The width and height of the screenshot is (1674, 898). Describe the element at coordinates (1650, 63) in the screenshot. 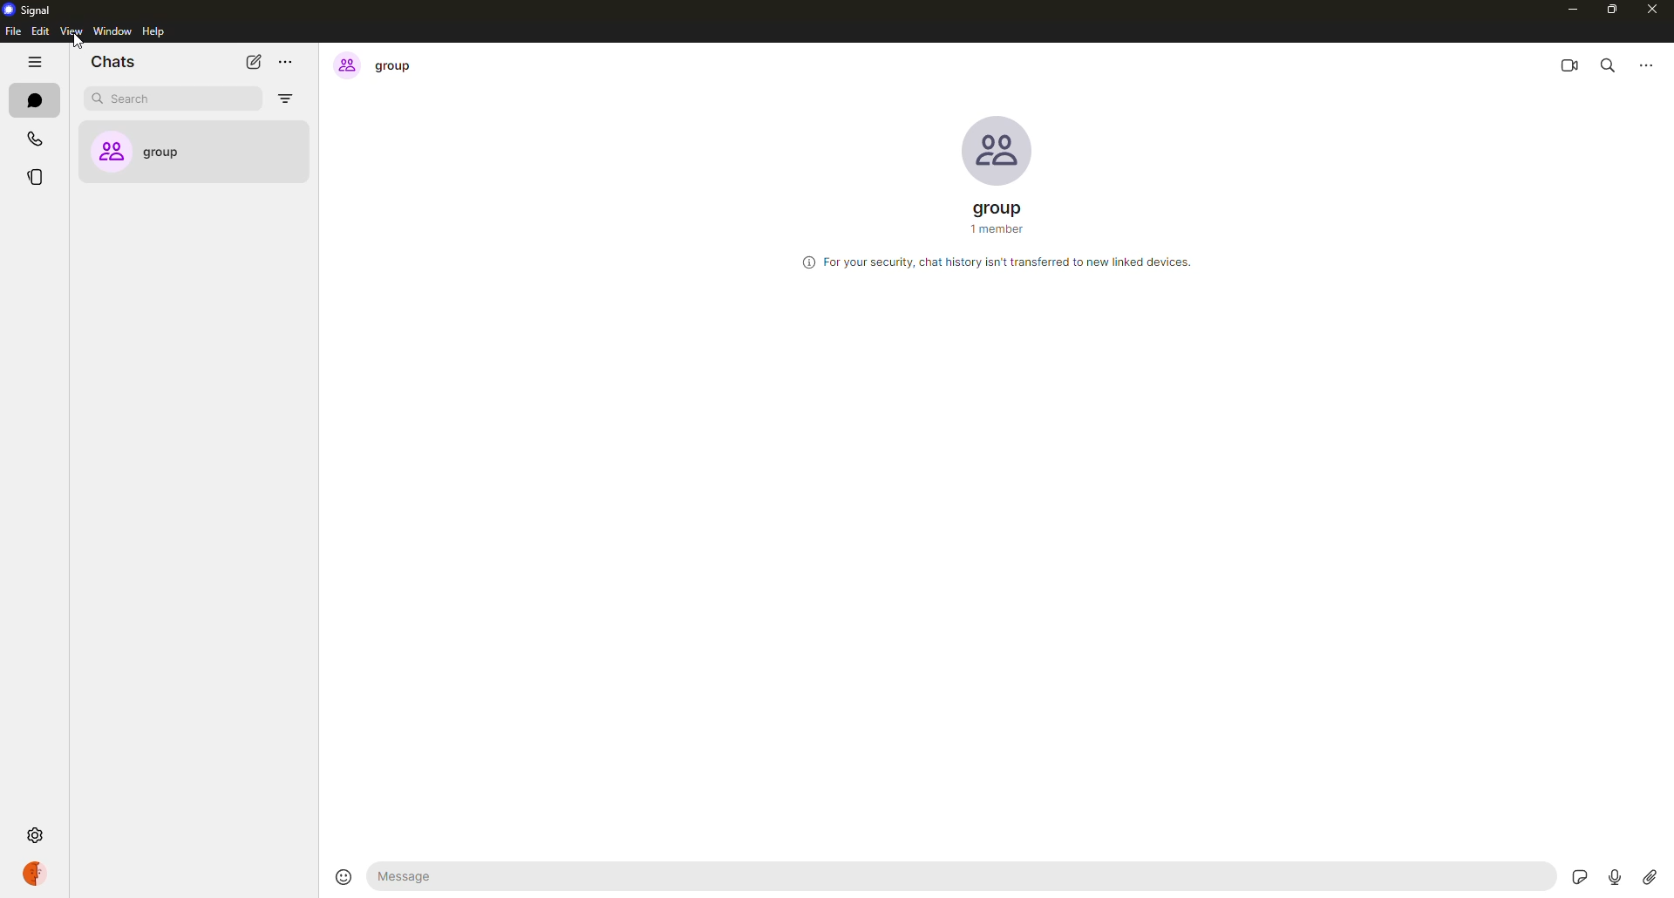

I see `more` at that location.